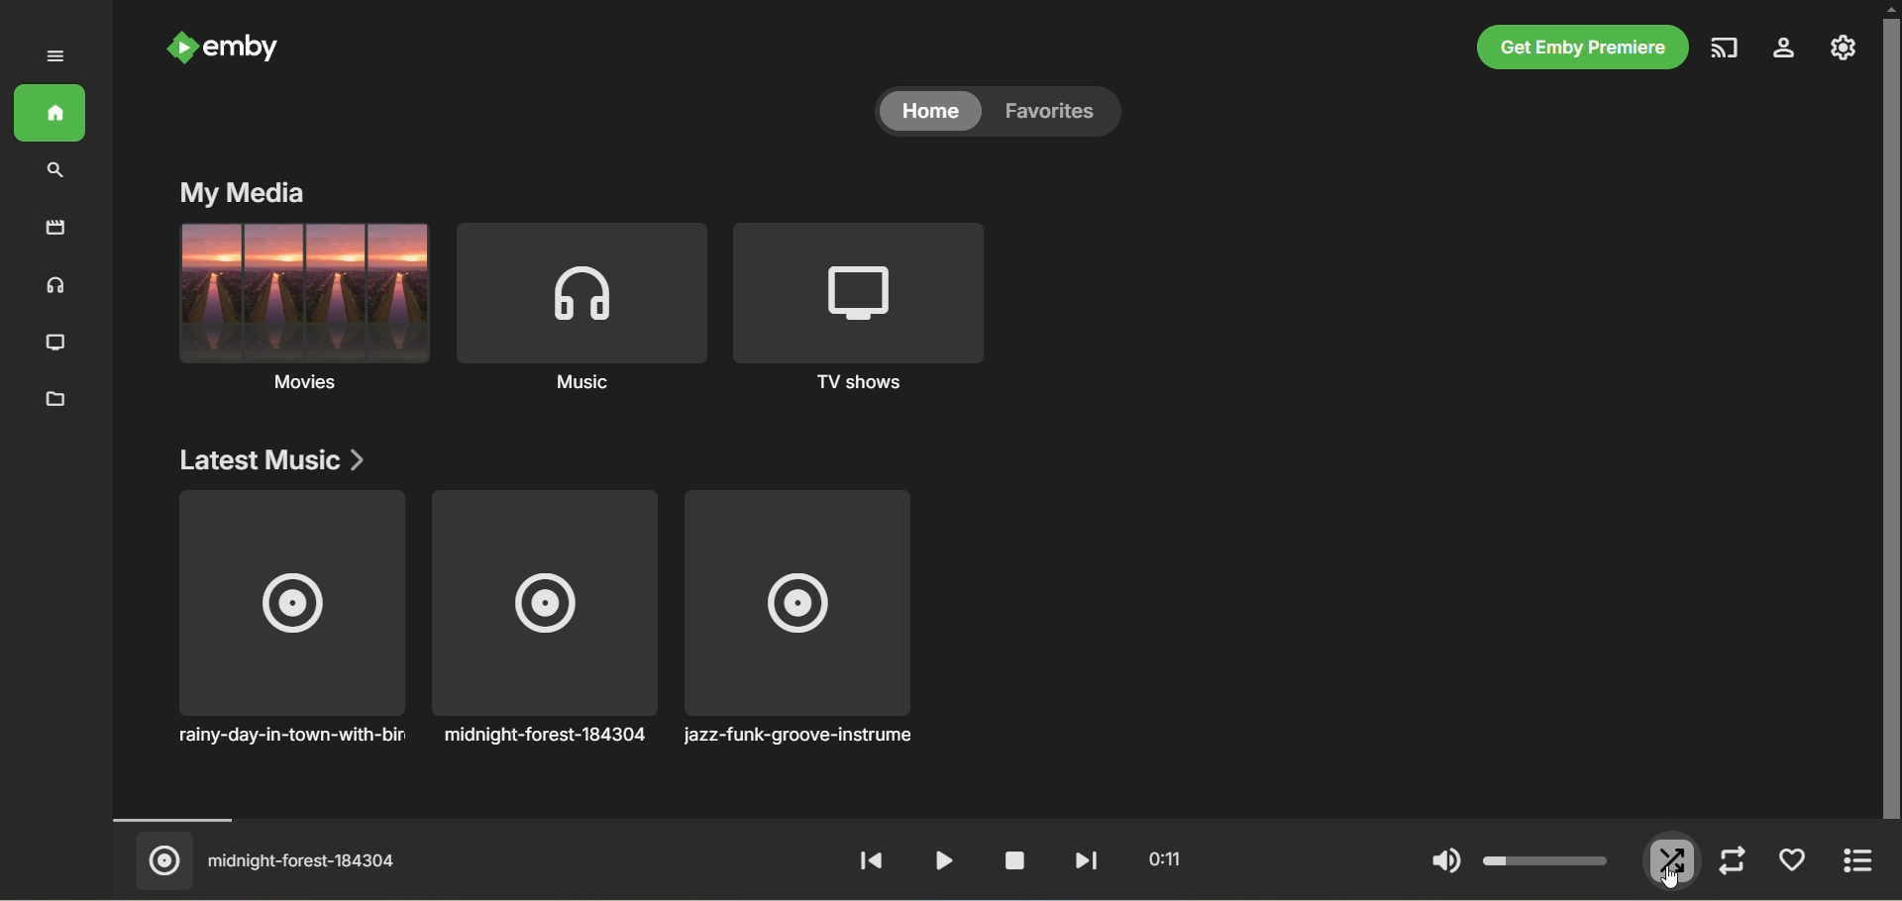  I want to click on jazz-funk-groove-instrument, so click(798, 621).